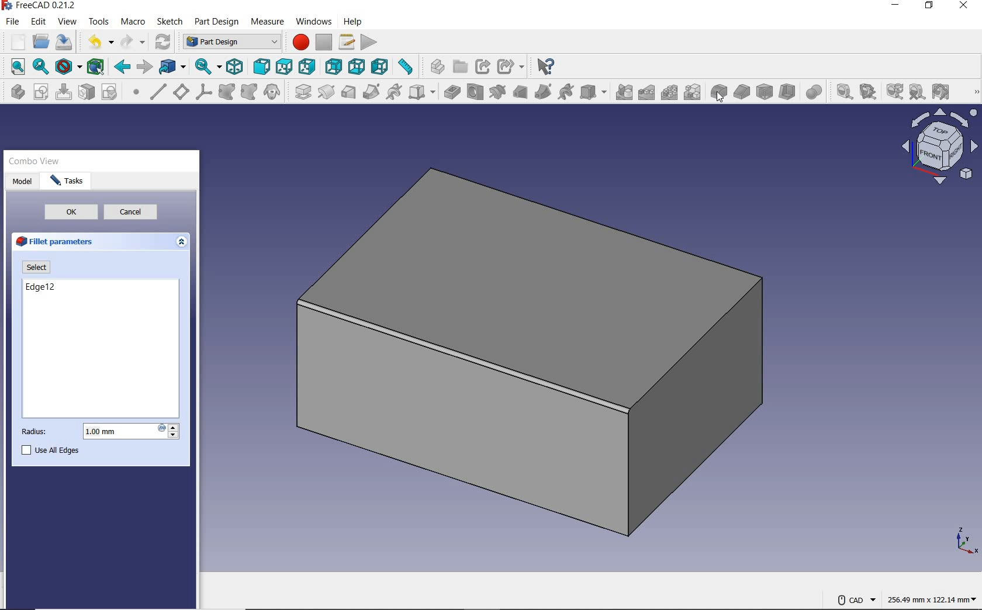 Image resolution: width=982 pixels, height=610 pixels. What do you see at coordinates (185, 241) in the screenshot?
I see `expand` at bounding box center [185, 241].